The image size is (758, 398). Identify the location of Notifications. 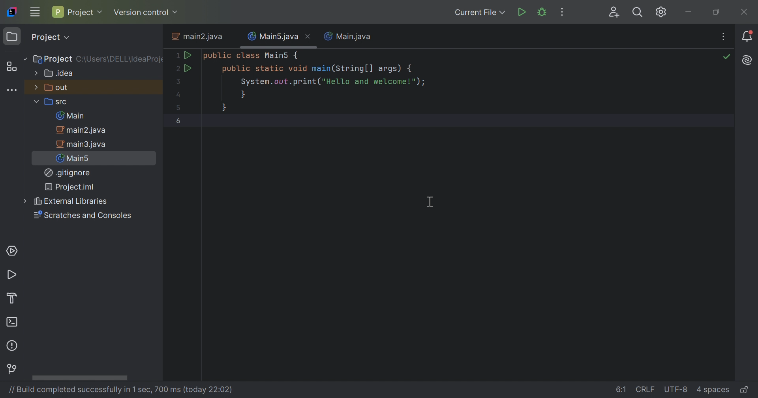
(749, 37).